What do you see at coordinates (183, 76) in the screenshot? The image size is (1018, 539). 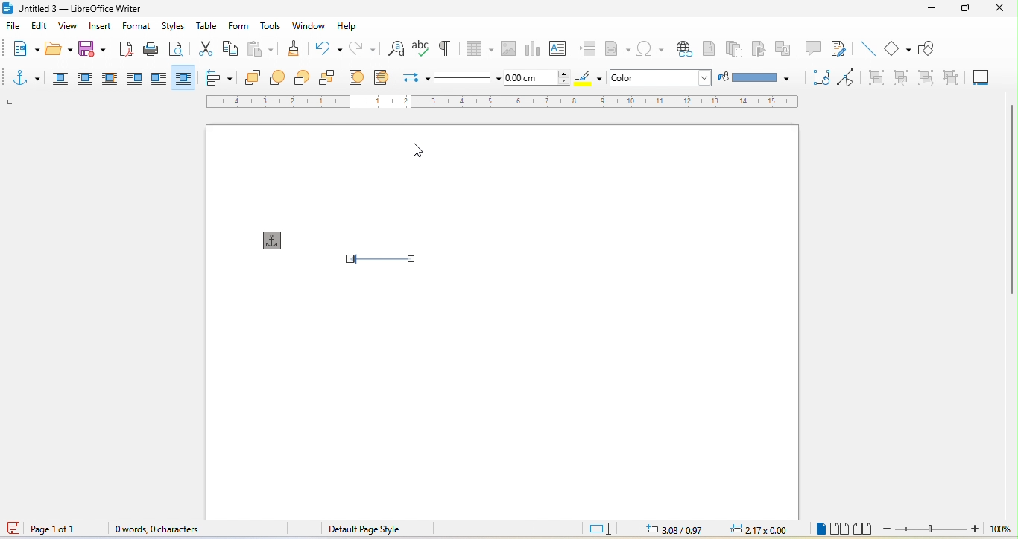 I see `through` at bounding box center [183, 76].